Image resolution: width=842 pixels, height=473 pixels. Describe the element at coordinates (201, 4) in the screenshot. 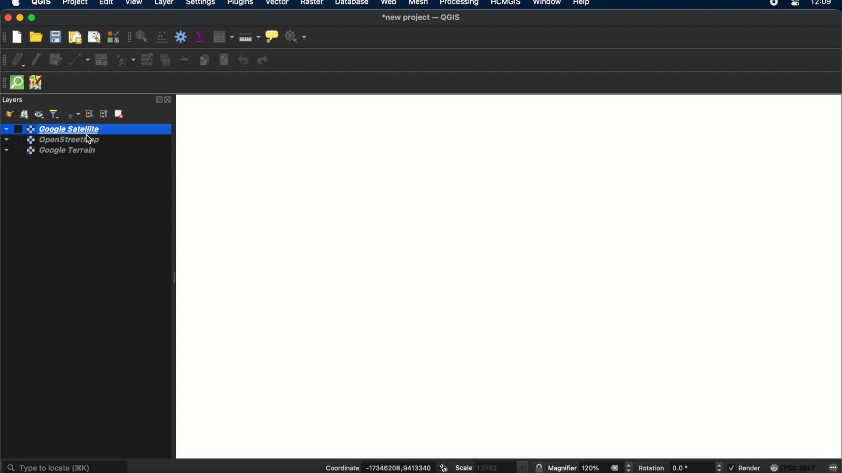

I see `settings` at that location.